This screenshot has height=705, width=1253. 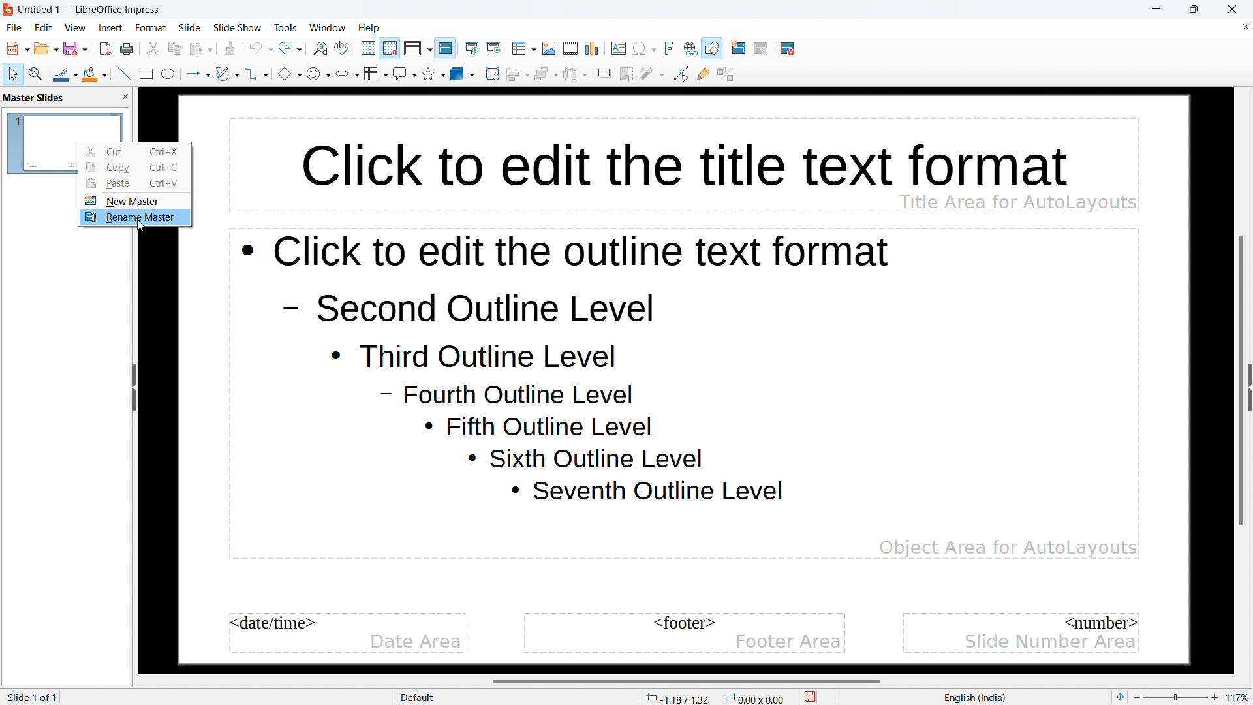 I want to click on close document, so click(x=1245, y=27).